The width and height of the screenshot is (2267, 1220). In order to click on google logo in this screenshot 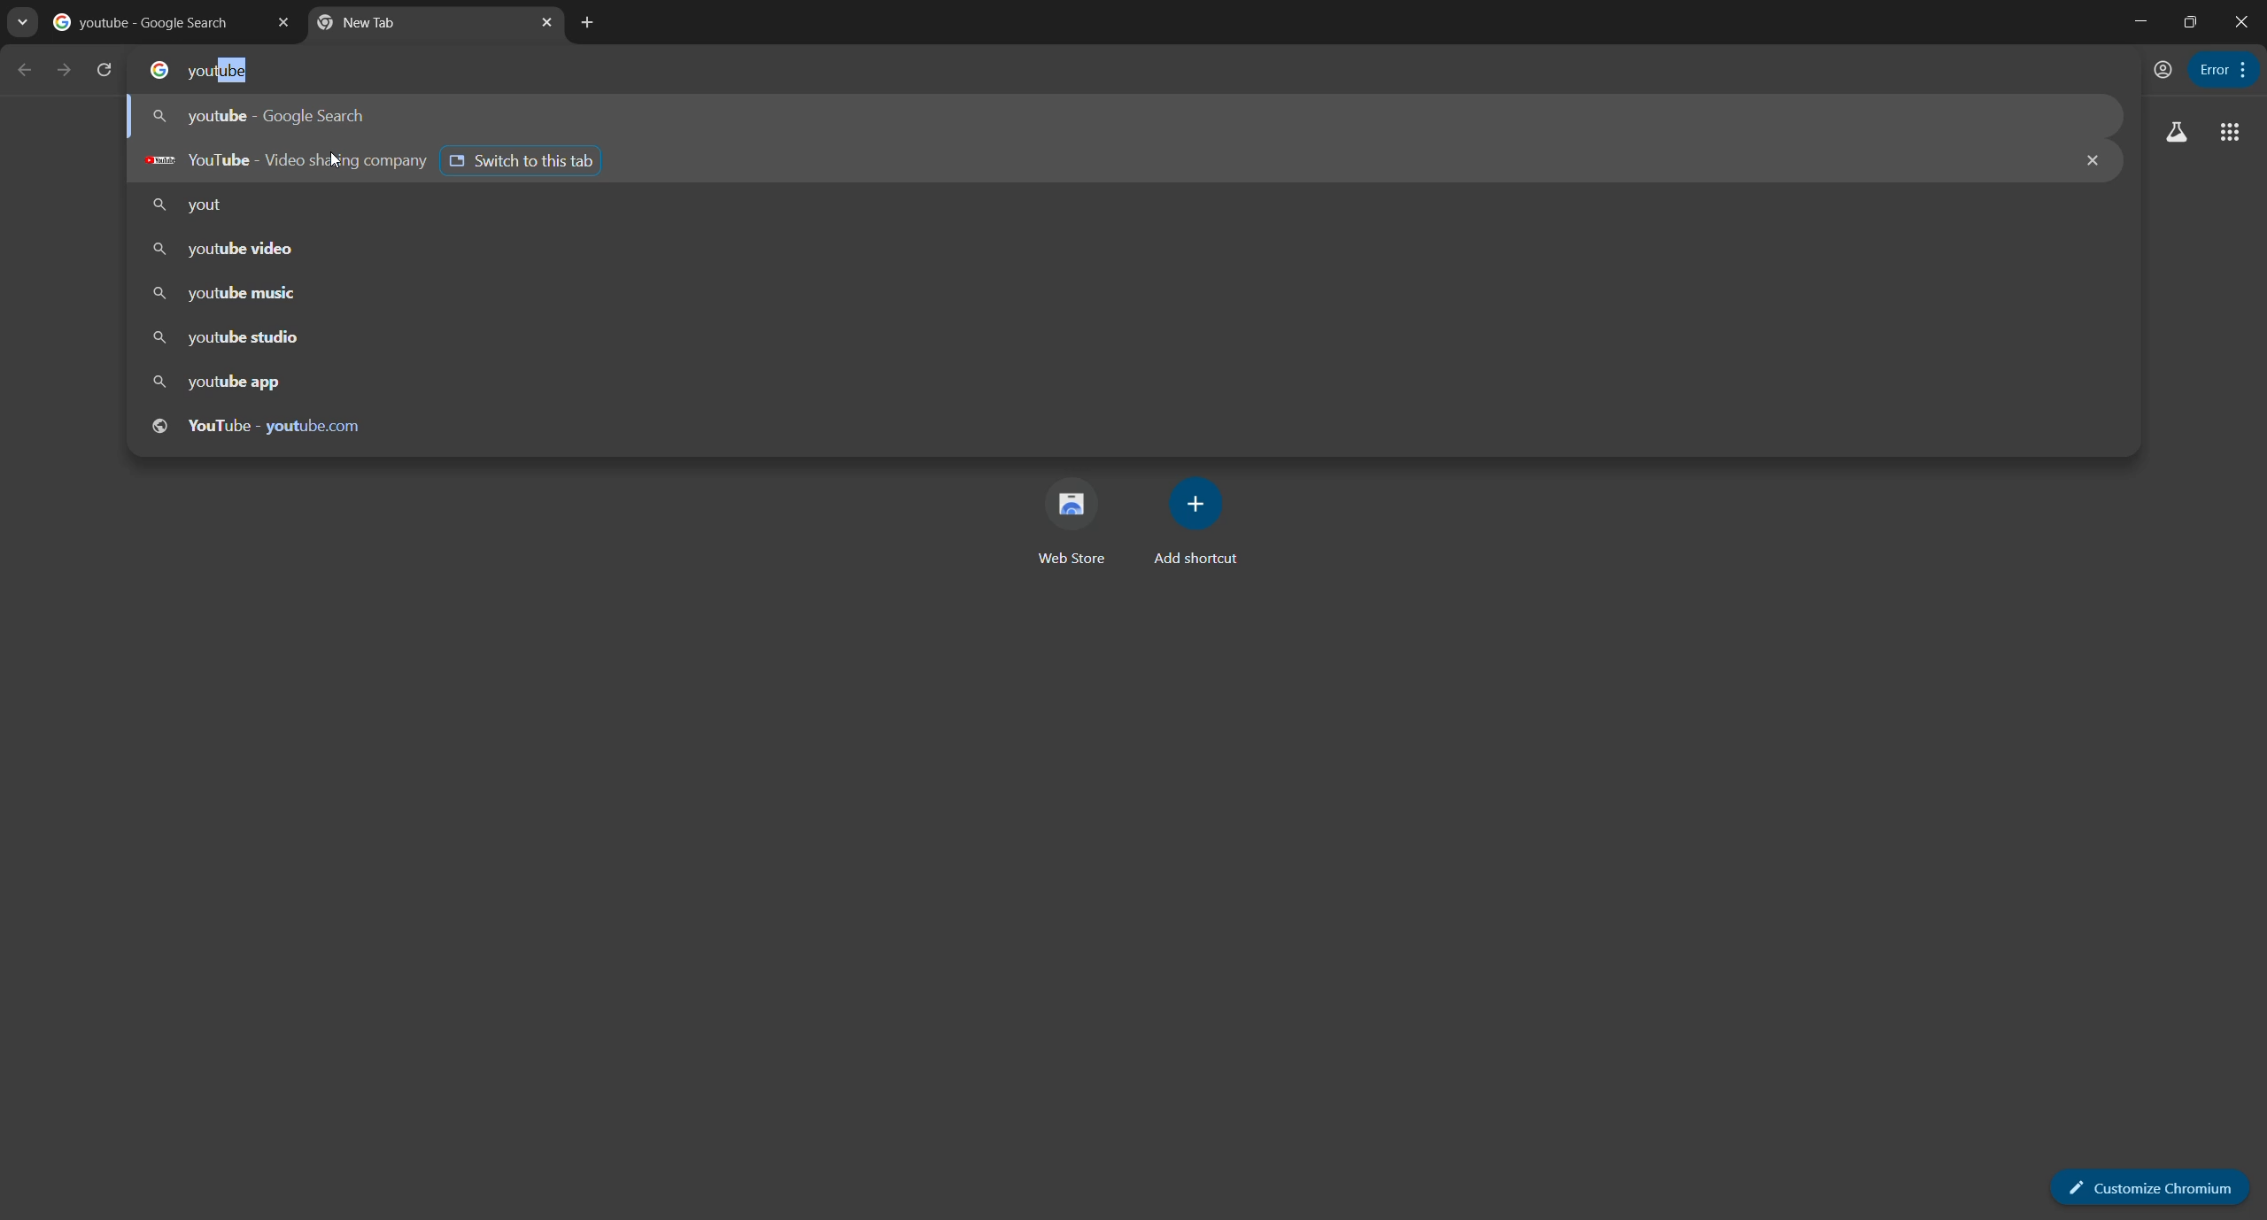, I will do `click(151, 70)`.